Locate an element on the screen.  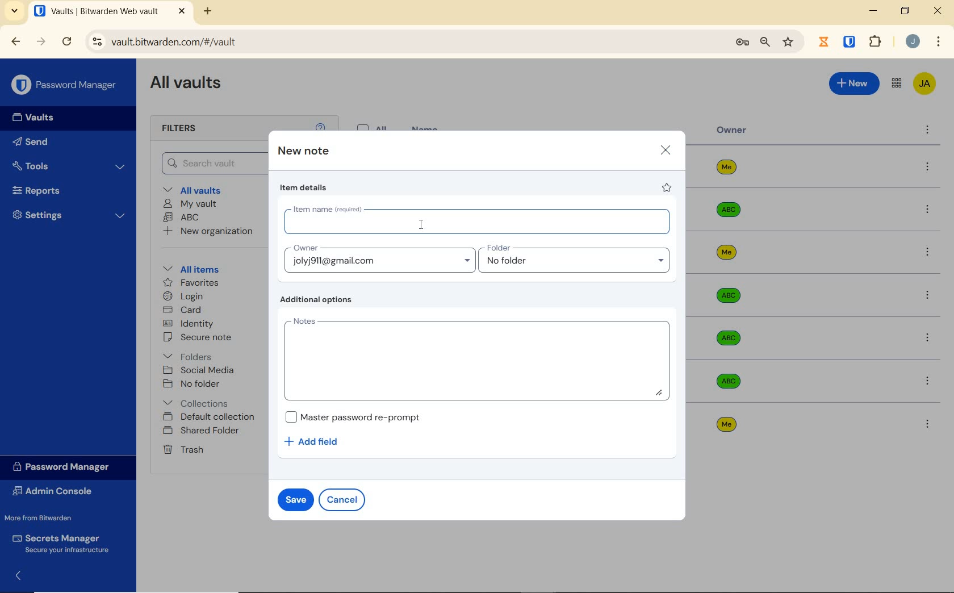
Account is located at coordinates (913, 43).